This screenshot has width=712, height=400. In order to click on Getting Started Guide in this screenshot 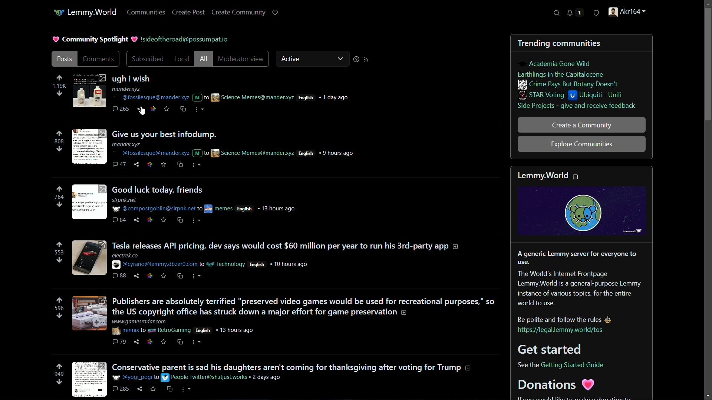, I will do `click(573, 365)`.